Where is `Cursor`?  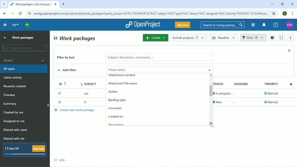
Cursor is located at coordinates (212, 125).